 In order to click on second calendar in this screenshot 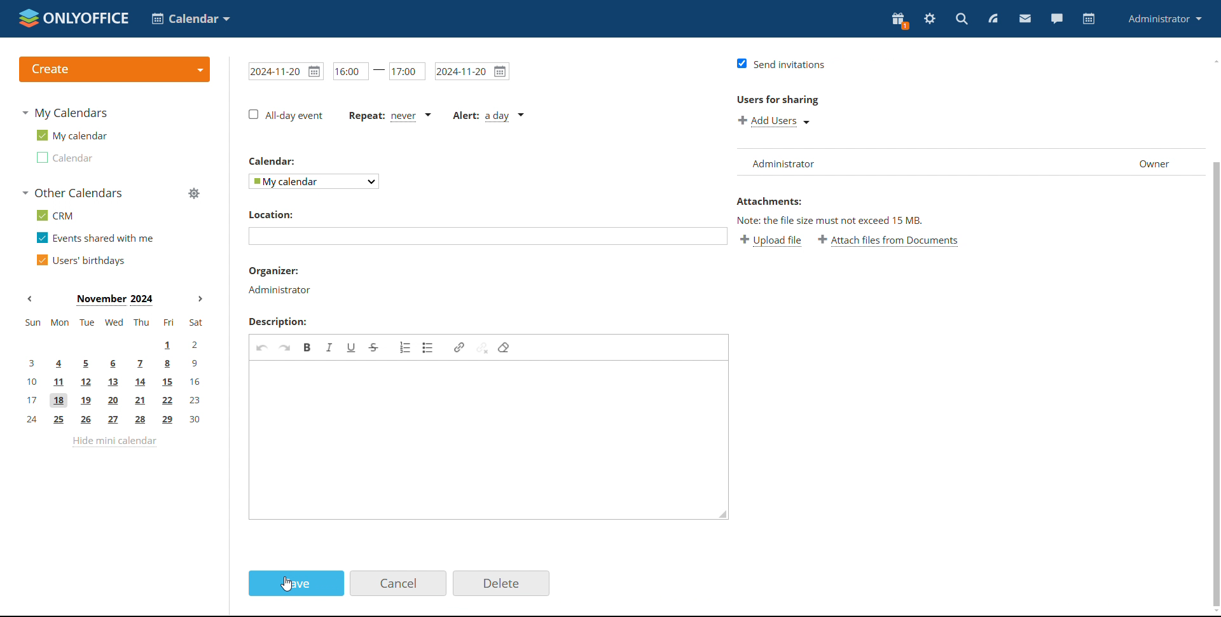, I will do `click(63, 157)`.